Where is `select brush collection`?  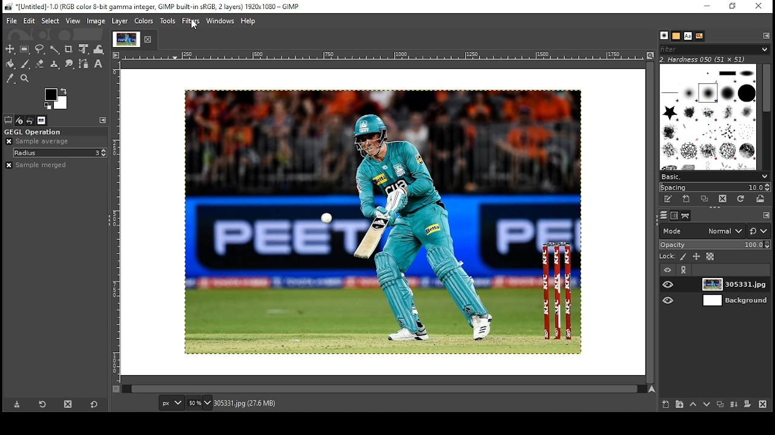 select brush collection is located at coordinates (713, 176).